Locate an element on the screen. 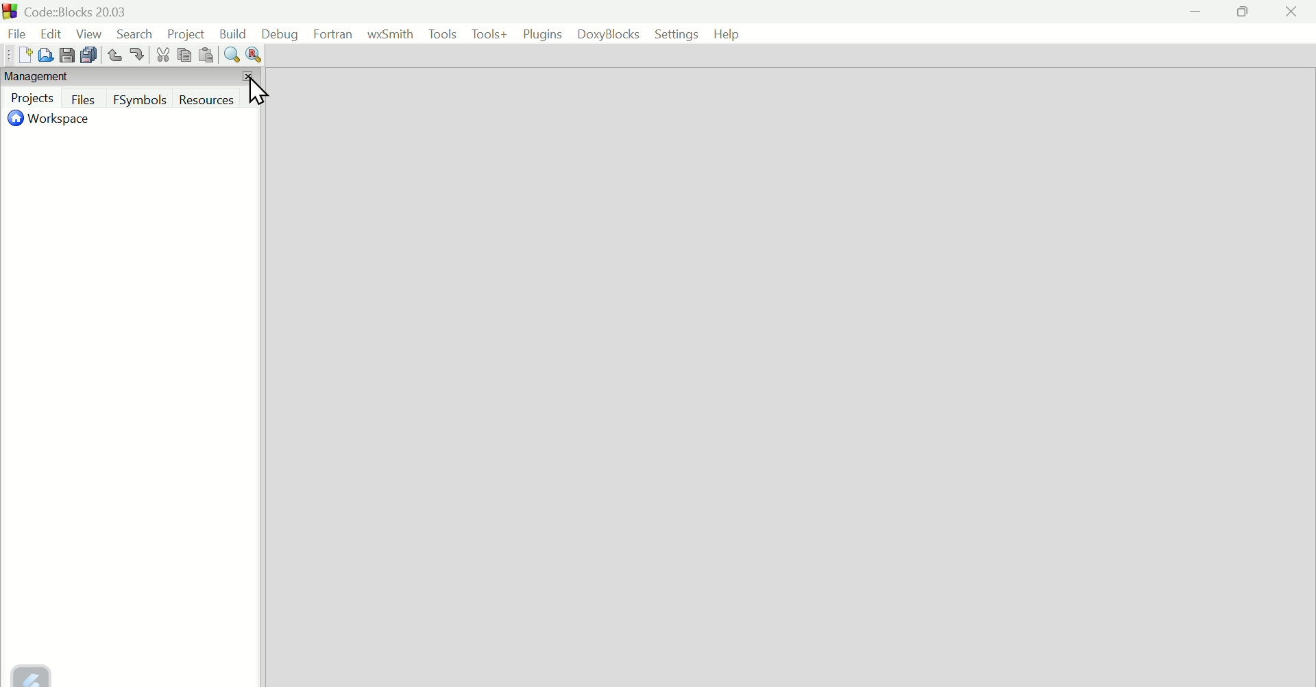  Fortran is located at coordinates (333, 35).